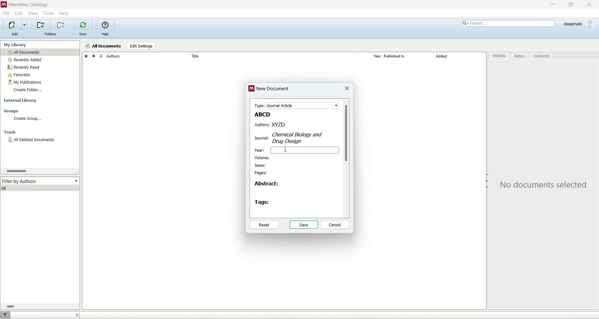 This screenshot has height=319, width=599. Describe the element at coordinates (141, 46) in the screenshot. I see `edit settings` at that location.